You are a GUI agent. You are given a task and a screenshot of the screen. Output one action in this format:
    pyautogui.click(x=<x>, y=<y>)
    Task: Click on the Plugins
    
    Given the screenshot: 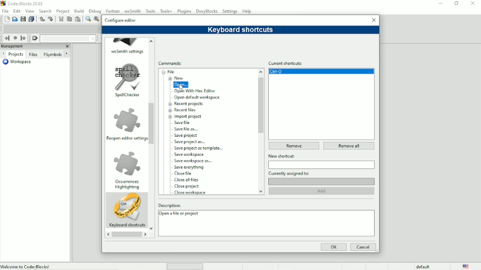 What is the action you would take?
    pyautogui.click(x=185, y=11)
    